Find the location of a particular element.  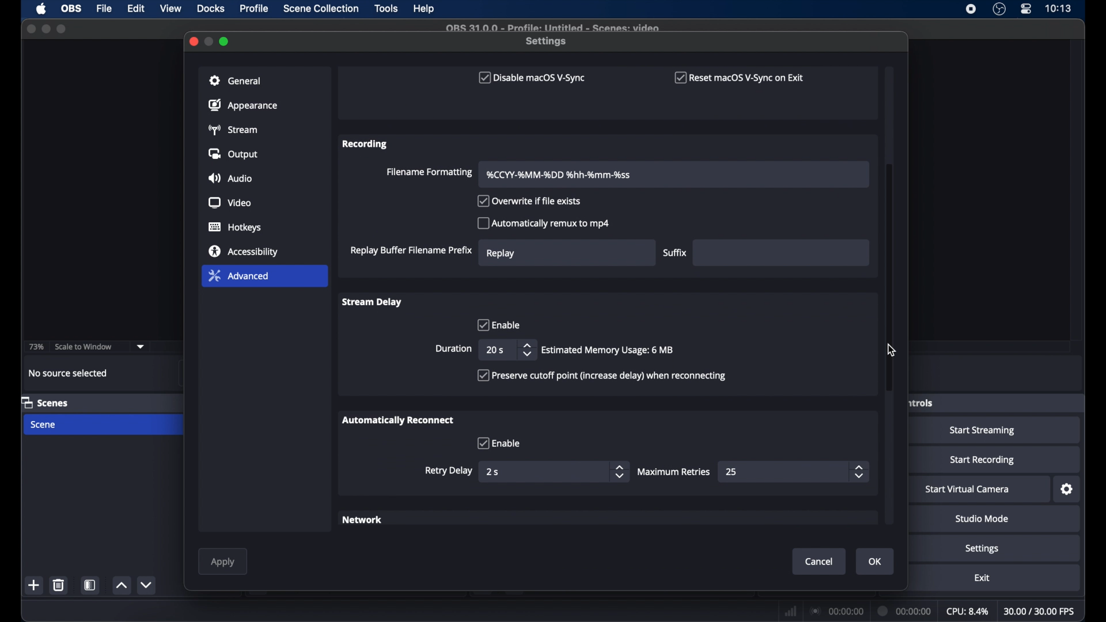

network is located at coordinates (363, 521).